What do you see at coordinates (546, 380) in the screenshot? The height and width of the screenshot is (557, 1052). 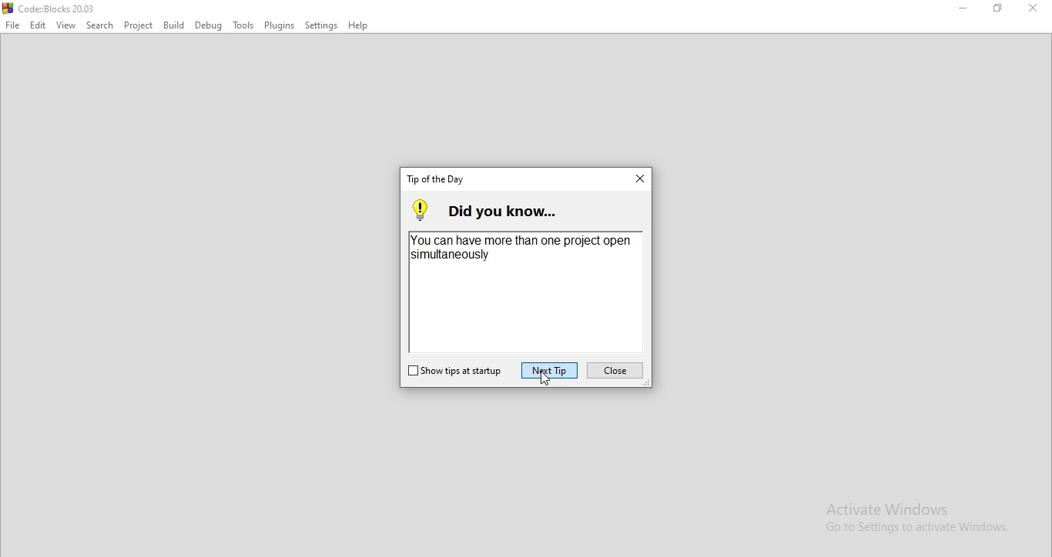 I see `cursor on Next Tip` at bounding box center [546, 380].